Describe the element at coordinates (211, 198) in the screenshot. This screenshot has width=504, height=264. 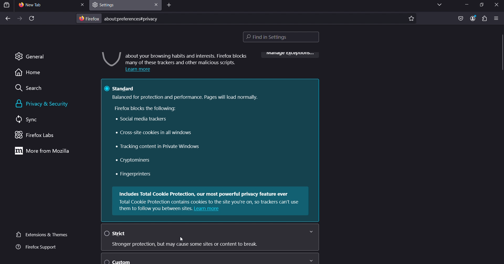
I see `Includes Total Cookie Protection, our most powerful privacy feature ever
Total Cookie Protection contains cookies to the site you're on, so trackers can't use` at that location.